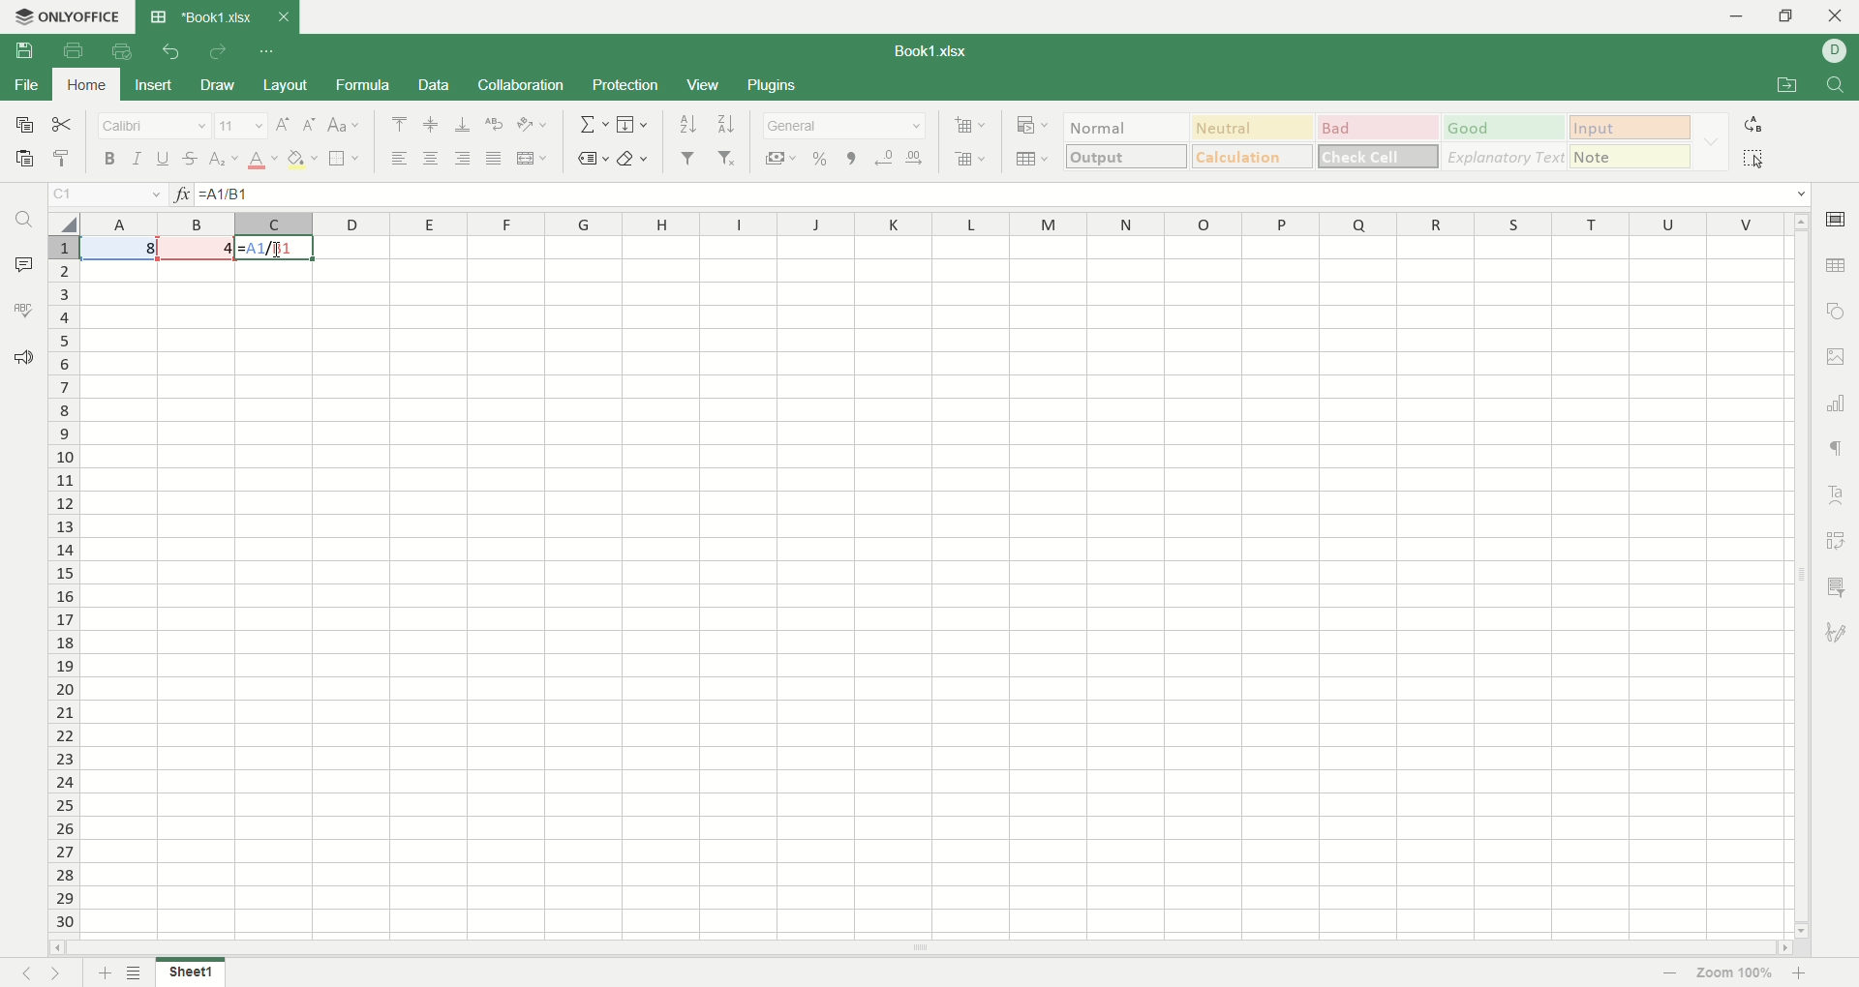  What do you see at coordinates (63, 224) in the screenshot?
I see `select all` at bounding box center [63, 224].